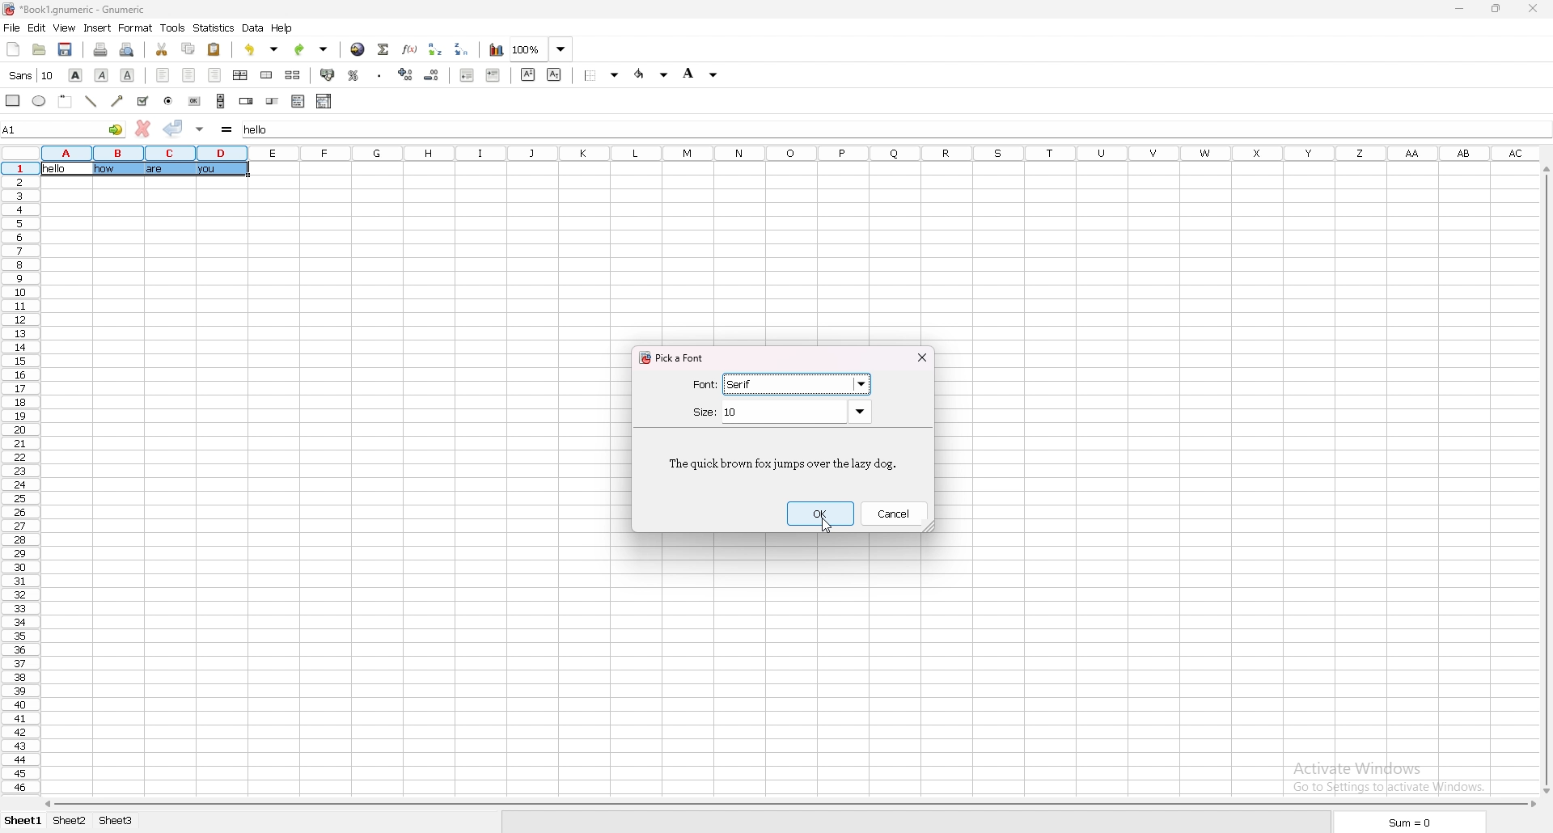  I want to click on new, so click(12, 49).